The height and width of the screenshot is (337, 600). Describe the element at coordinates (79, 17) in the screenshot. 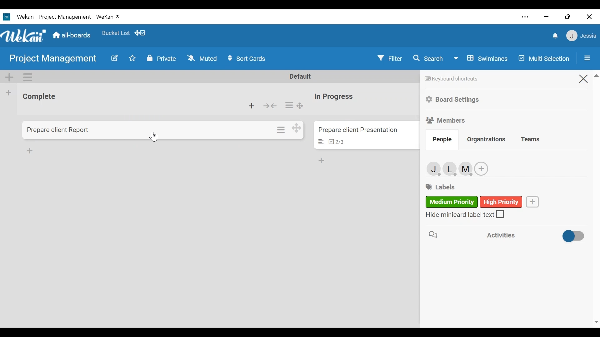

I see `Board Title` at that location.